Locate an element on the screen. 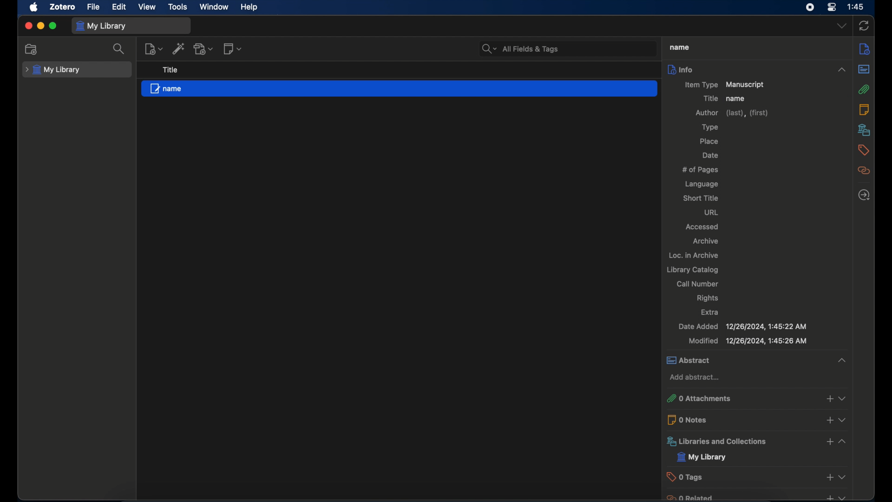 The width and height of the screenshot is (892, 502). date added 12/26/2024, 1:45:22 AM is located at coordinates (742, 327).